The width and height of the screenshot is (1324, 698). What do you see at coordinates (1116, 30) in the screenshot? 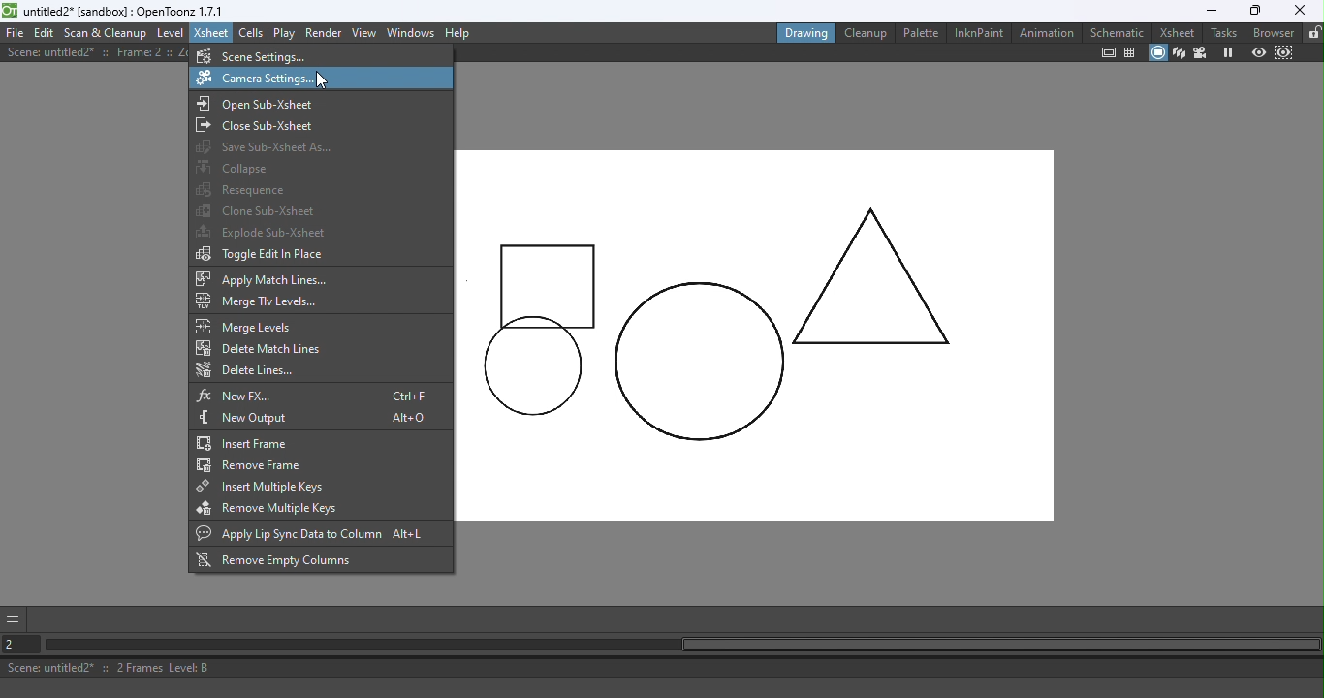
I see `Shematic` at bounding box center [1116, 30].